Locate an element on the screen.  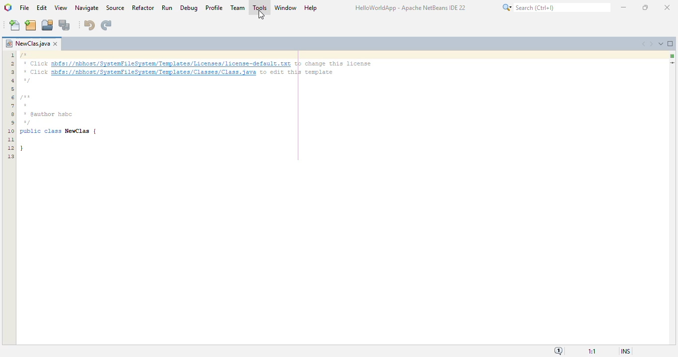
maximize window is located at coordinates (672, 44).